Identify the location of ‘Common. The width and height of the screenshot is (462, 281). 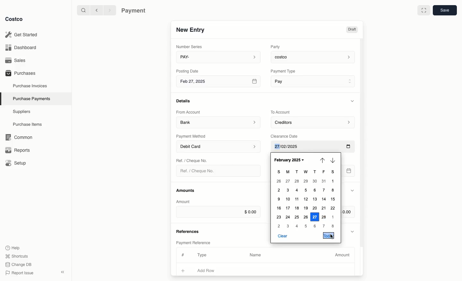
(20, 136).